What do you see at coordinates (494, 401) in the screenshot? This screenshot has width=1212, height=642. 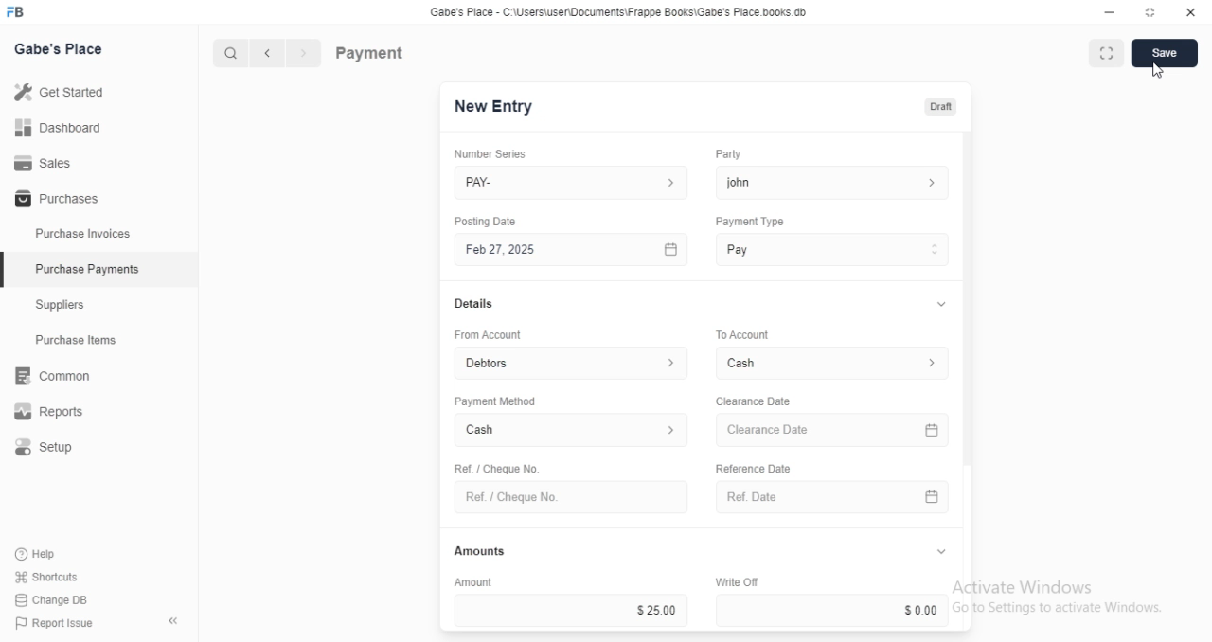 I see `‘Payment Method` at bounding box center [494, 401].